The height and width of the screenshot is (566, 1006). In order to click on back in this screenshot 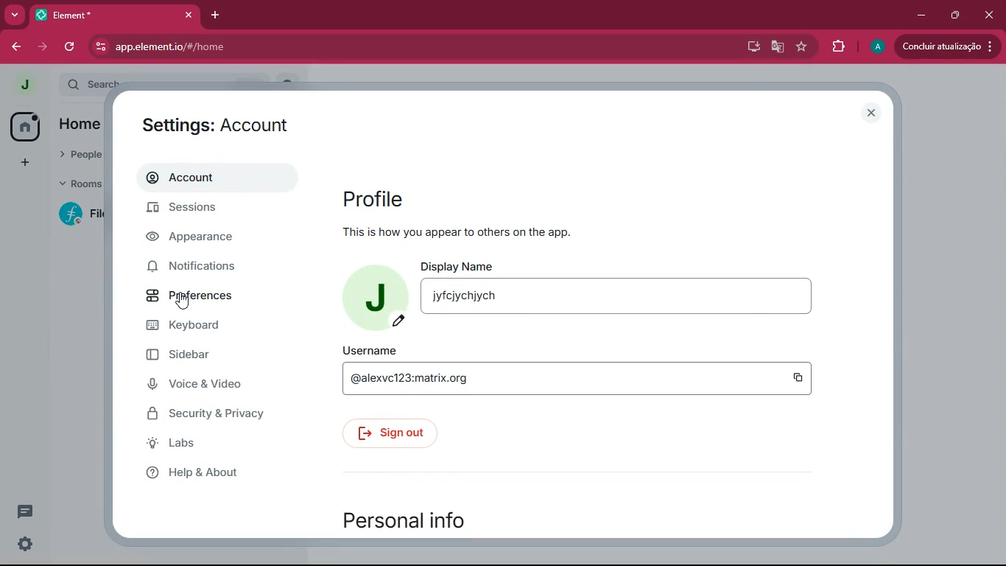, I will do `click(17, 47)`.